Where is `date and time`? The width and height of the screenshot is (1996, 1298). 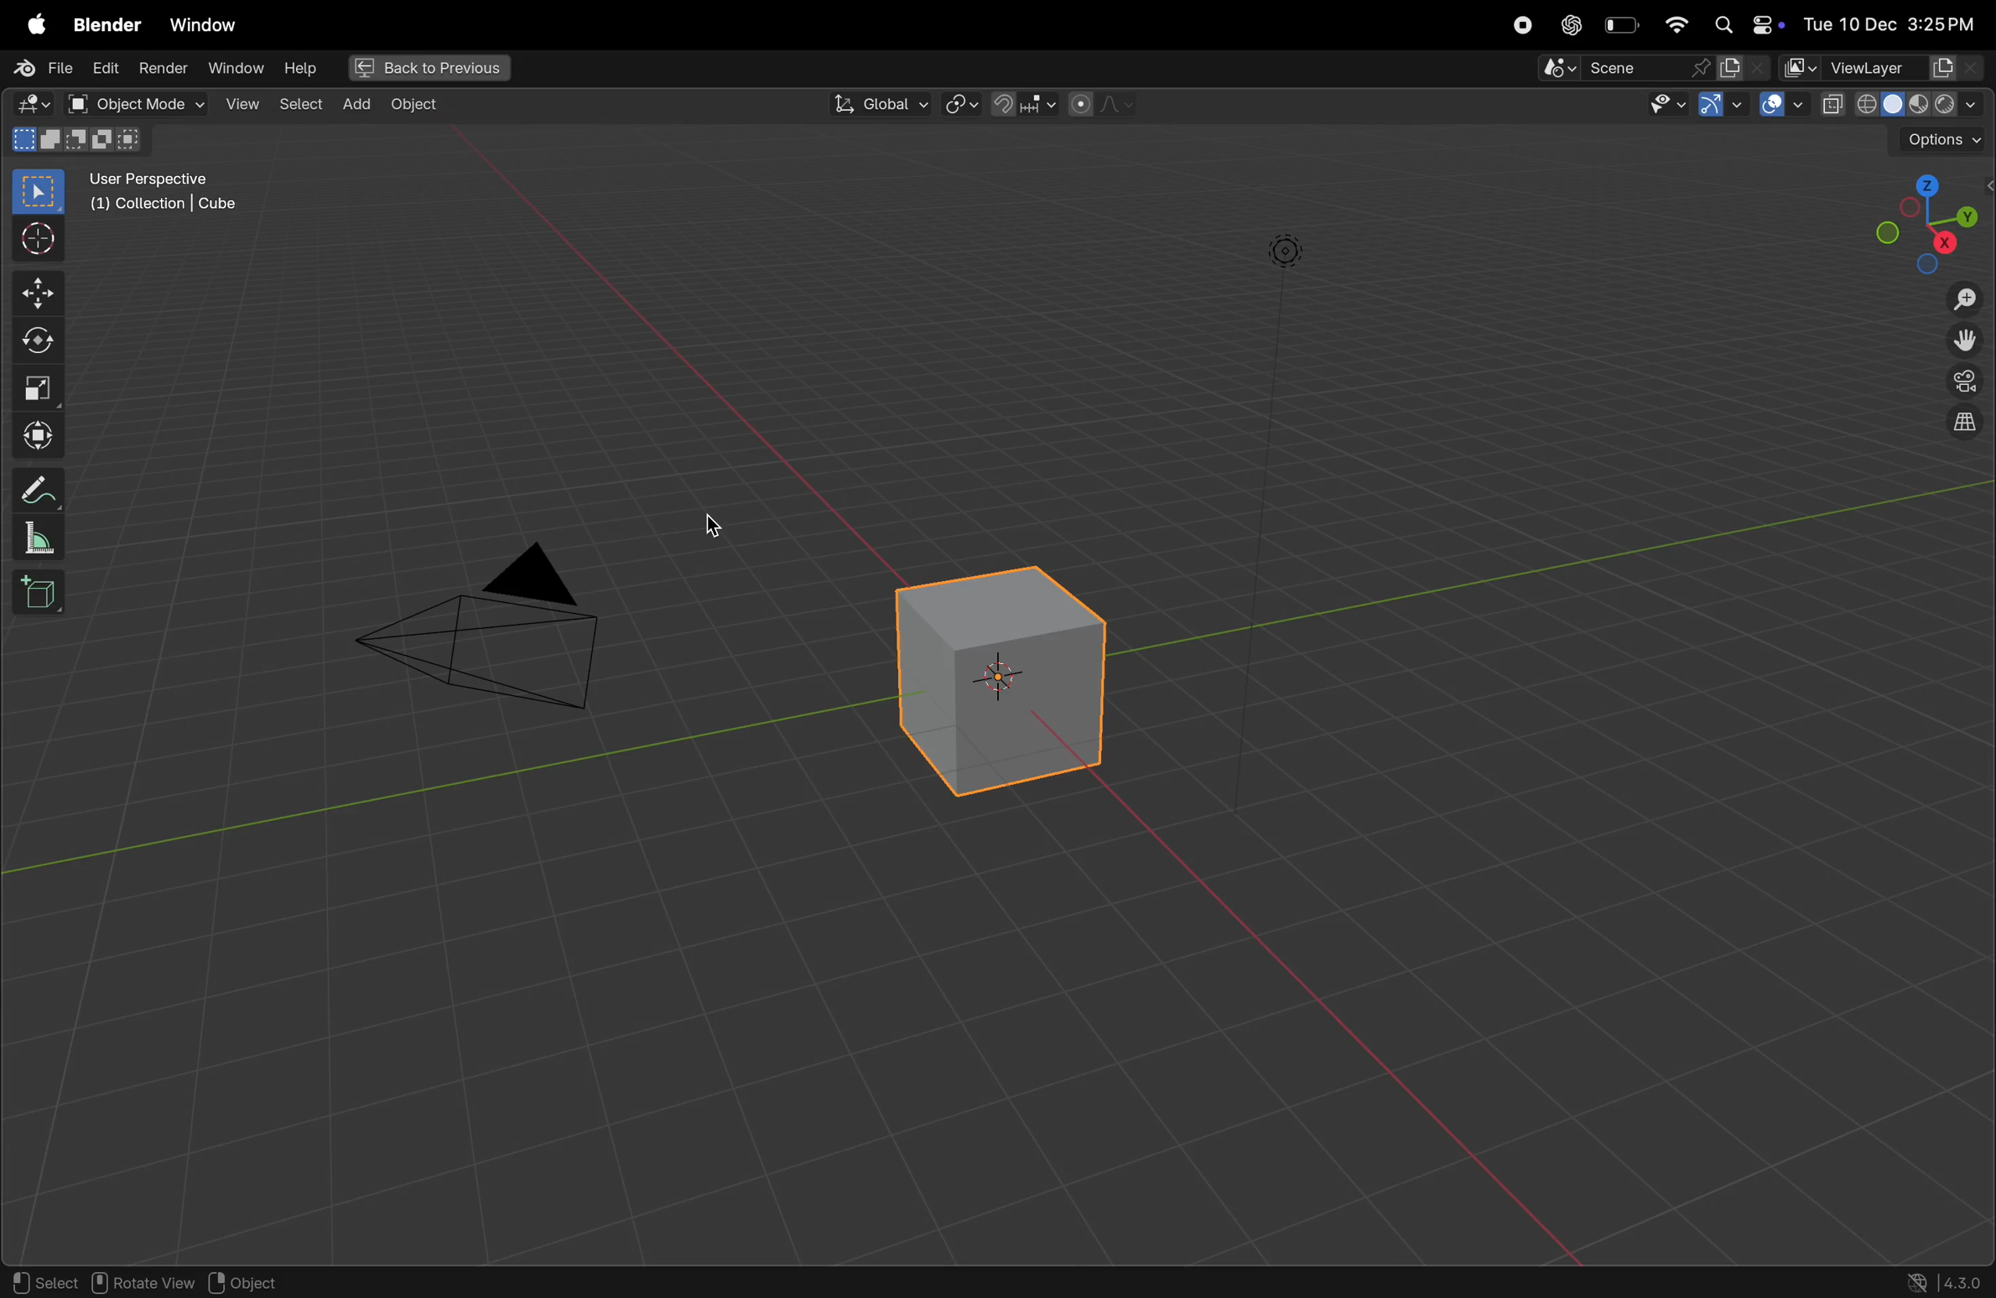
date and time is located at coordinates (1895, 19).